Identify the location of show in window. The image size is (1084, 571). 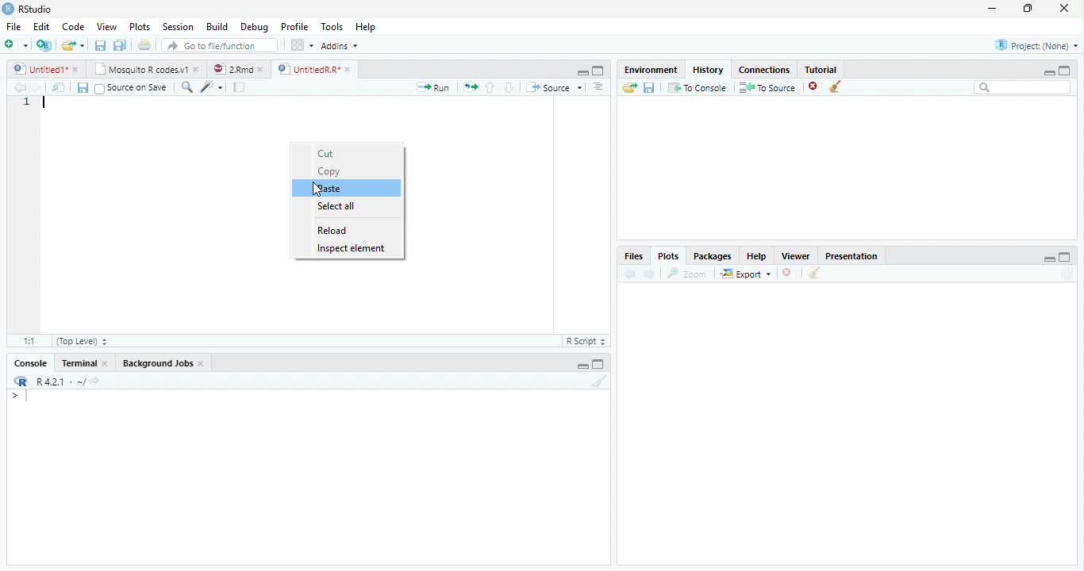
(60, 88).